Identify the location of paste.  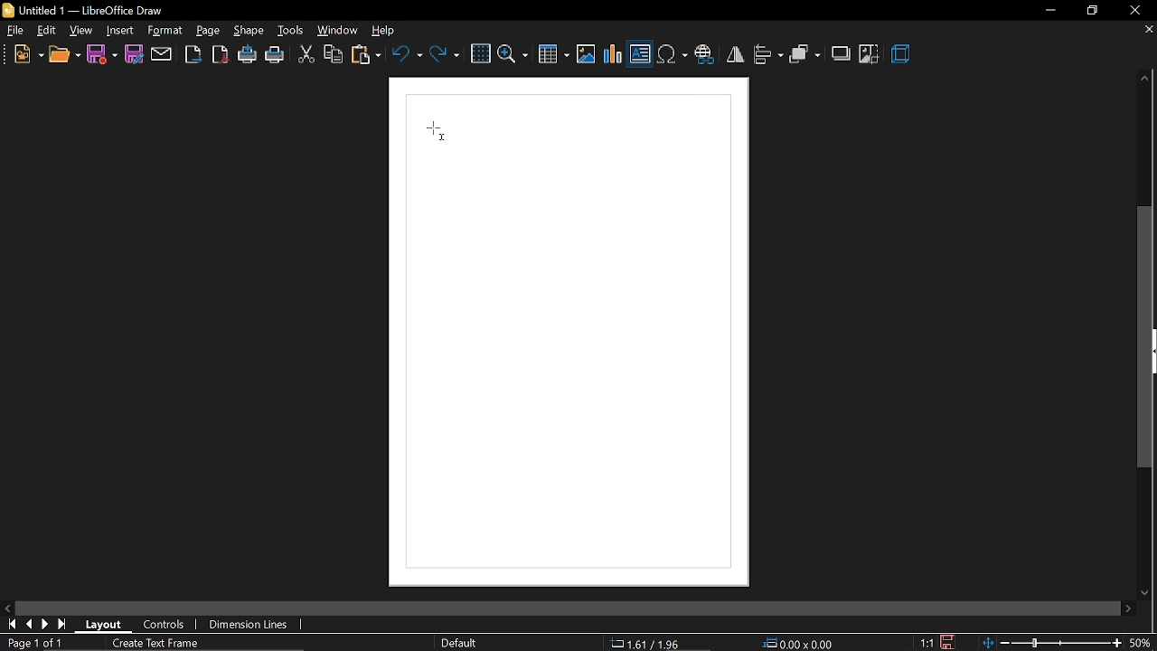
(367, 57).